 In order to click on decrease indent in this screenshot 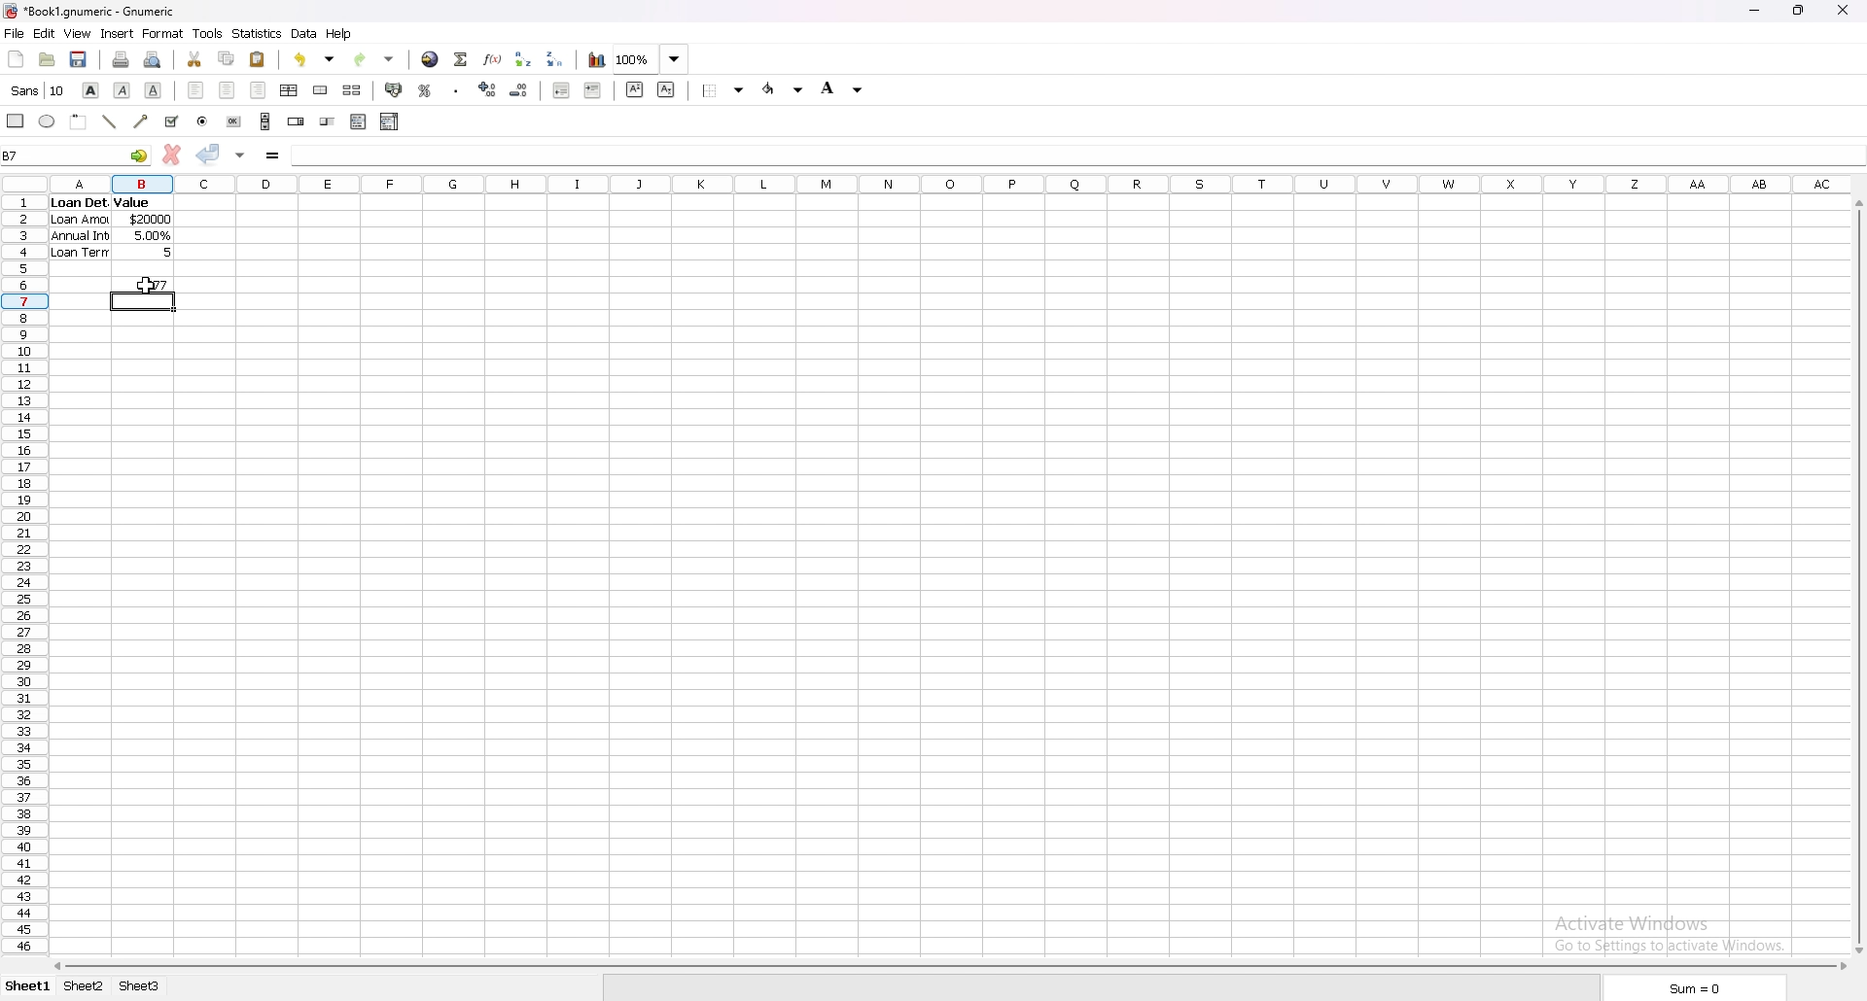, I will do `click(562, 89)`.